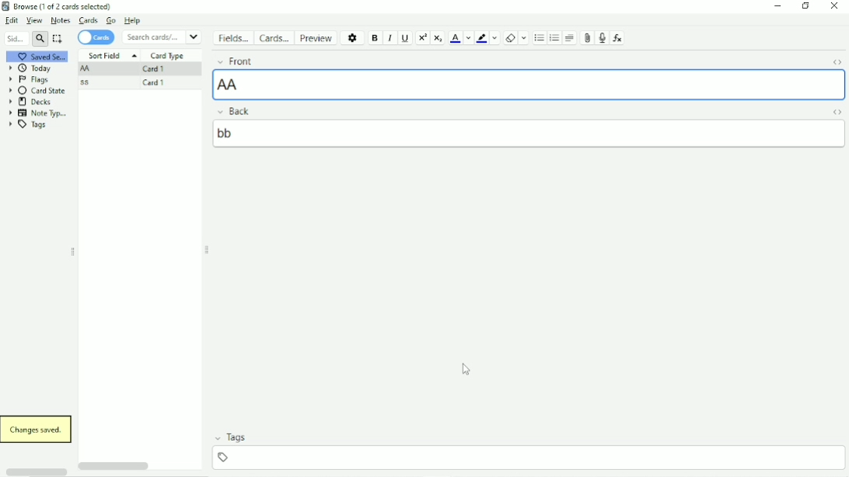 Image resolution: width=849 pixels, height=477 pixels. What do you see at coordinates (72, 252) in the screenshot?
I see `Resize` at bounding box center [72, 252].